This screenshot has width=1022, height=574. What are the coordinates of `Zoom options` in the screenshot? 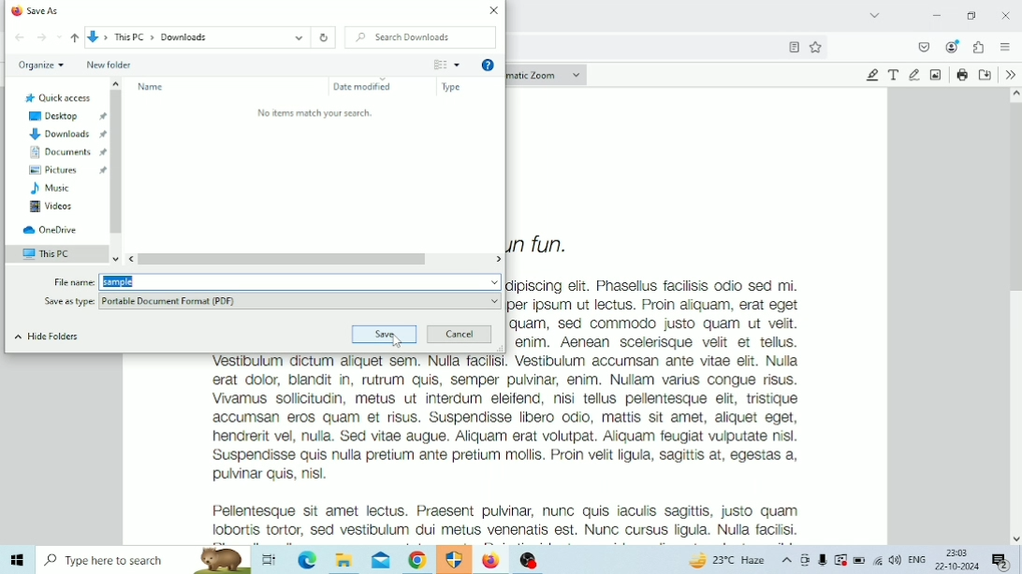 It's located at (547, 75).